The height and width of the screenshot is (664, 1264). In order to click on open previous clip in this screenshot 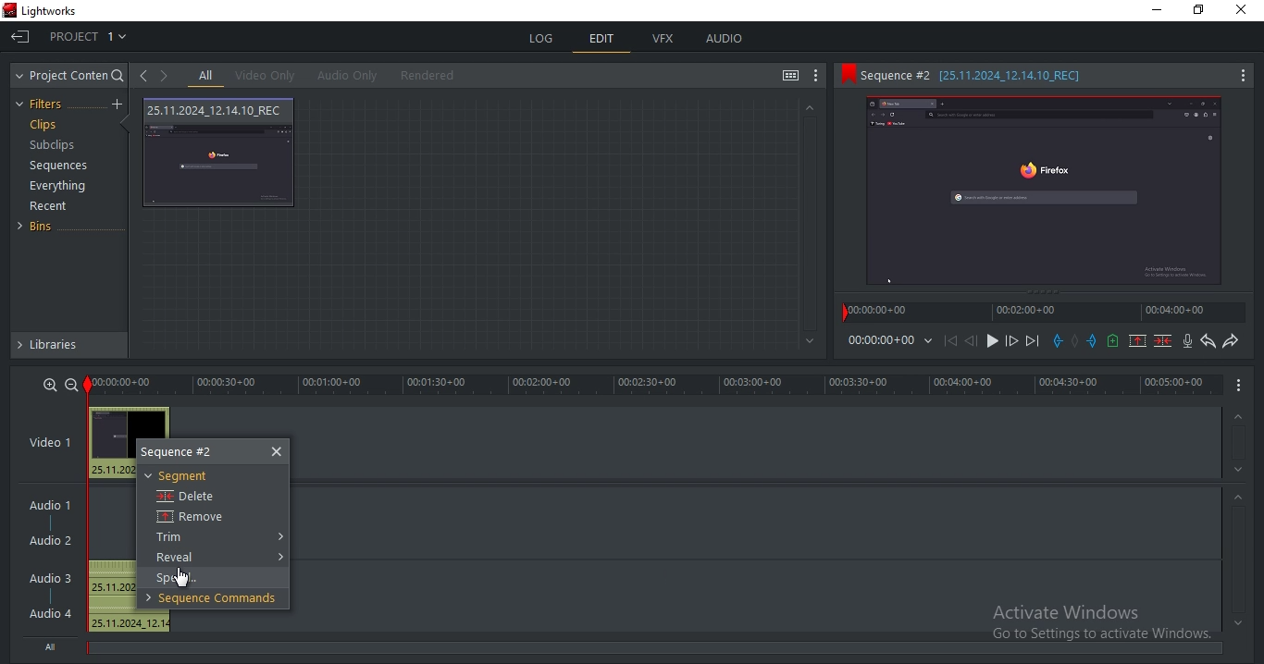, I will do `click(143, 76)`.